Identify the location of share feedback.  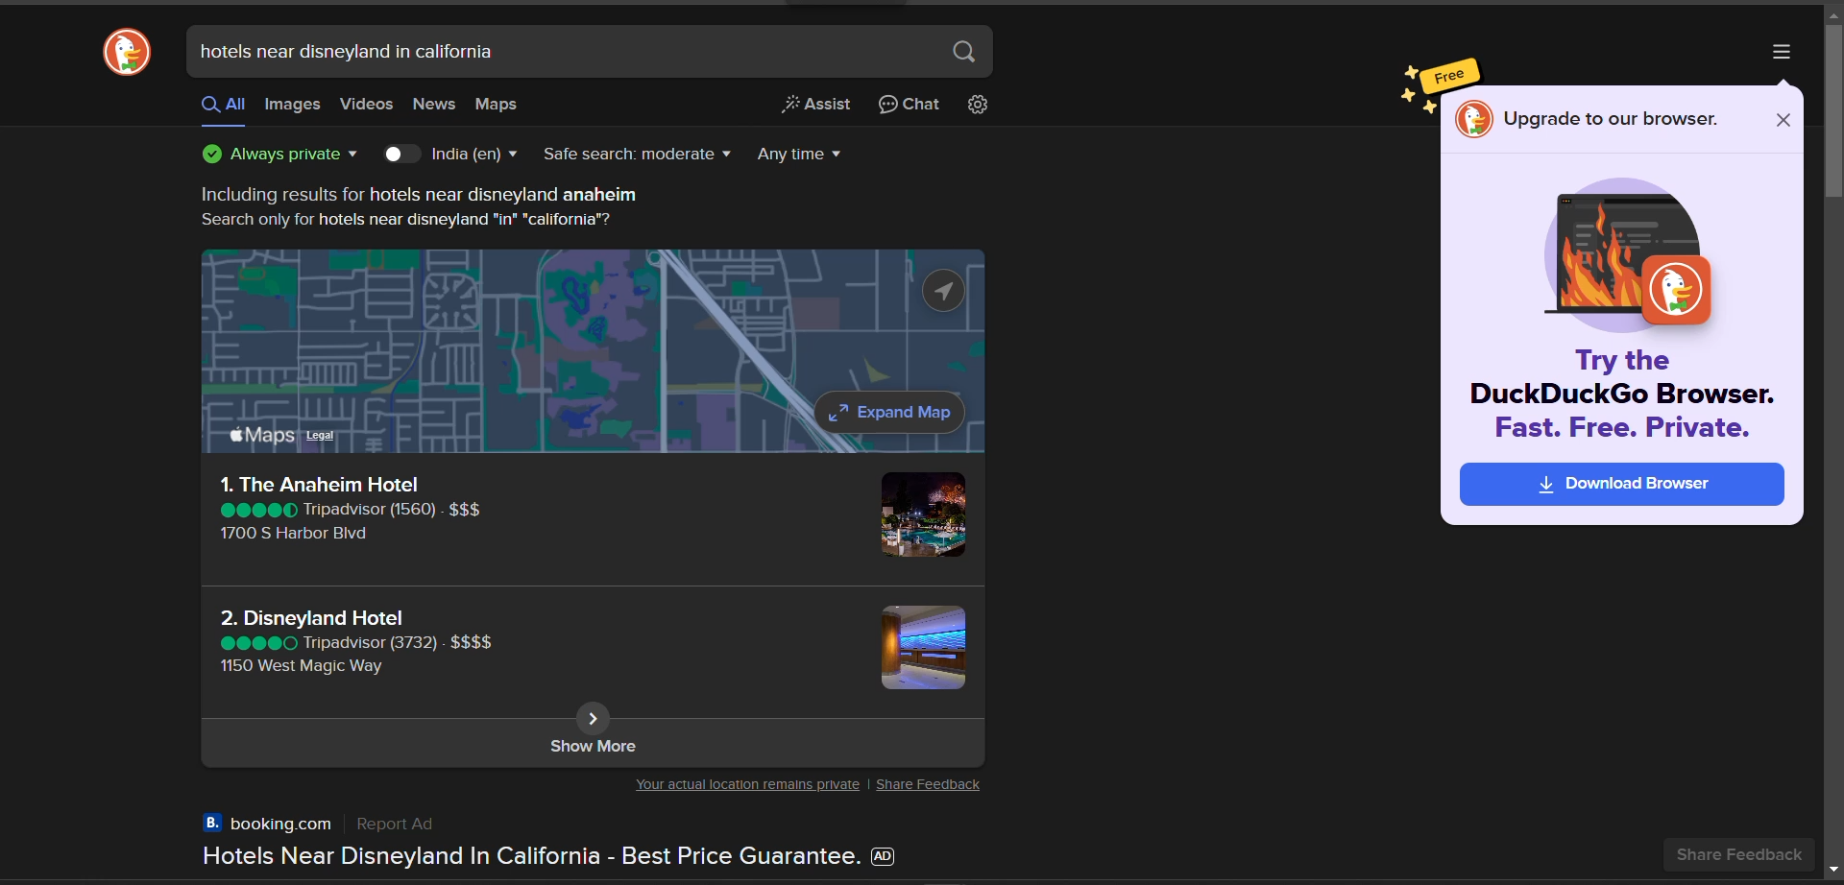
(1750, 854).